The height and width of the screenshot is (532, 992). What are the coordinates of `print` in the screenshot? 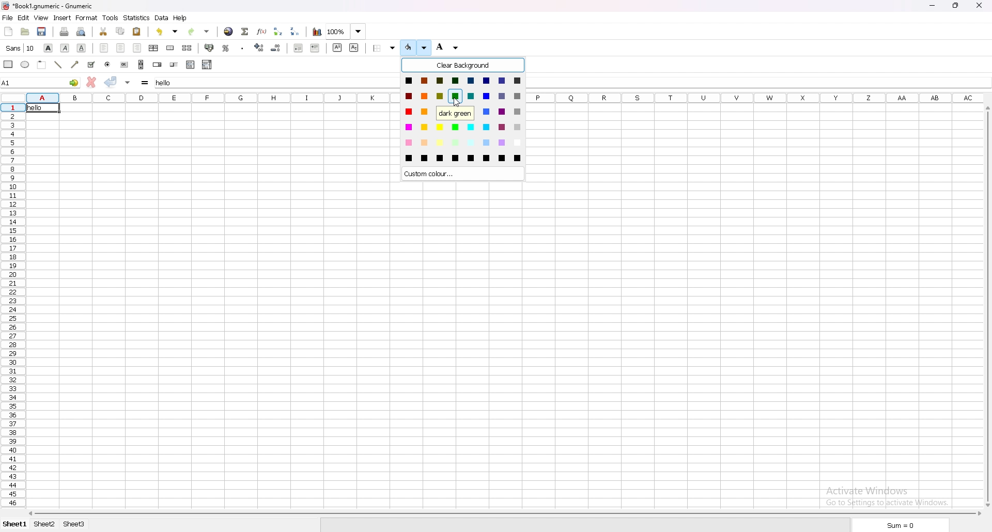 It's located at (65, 32).